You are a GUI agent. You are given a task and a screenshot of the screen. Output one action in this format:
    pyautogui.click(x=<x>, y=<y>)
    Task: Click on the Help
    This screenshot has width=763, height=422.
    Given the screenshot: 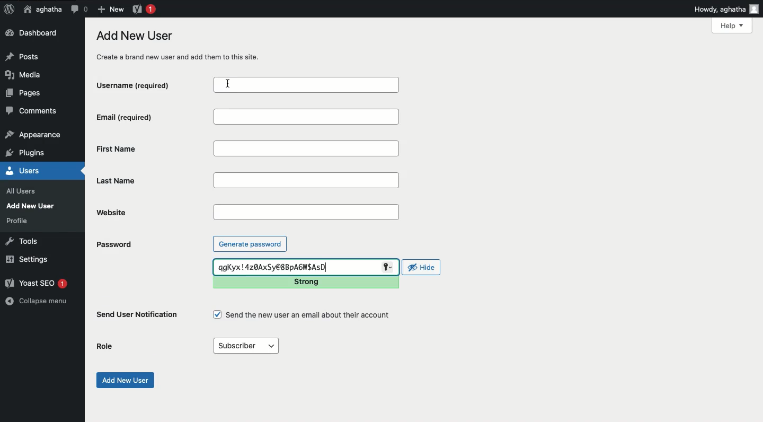 What is the action you would take?
    pyautogui.click(x=732, y=25)
    